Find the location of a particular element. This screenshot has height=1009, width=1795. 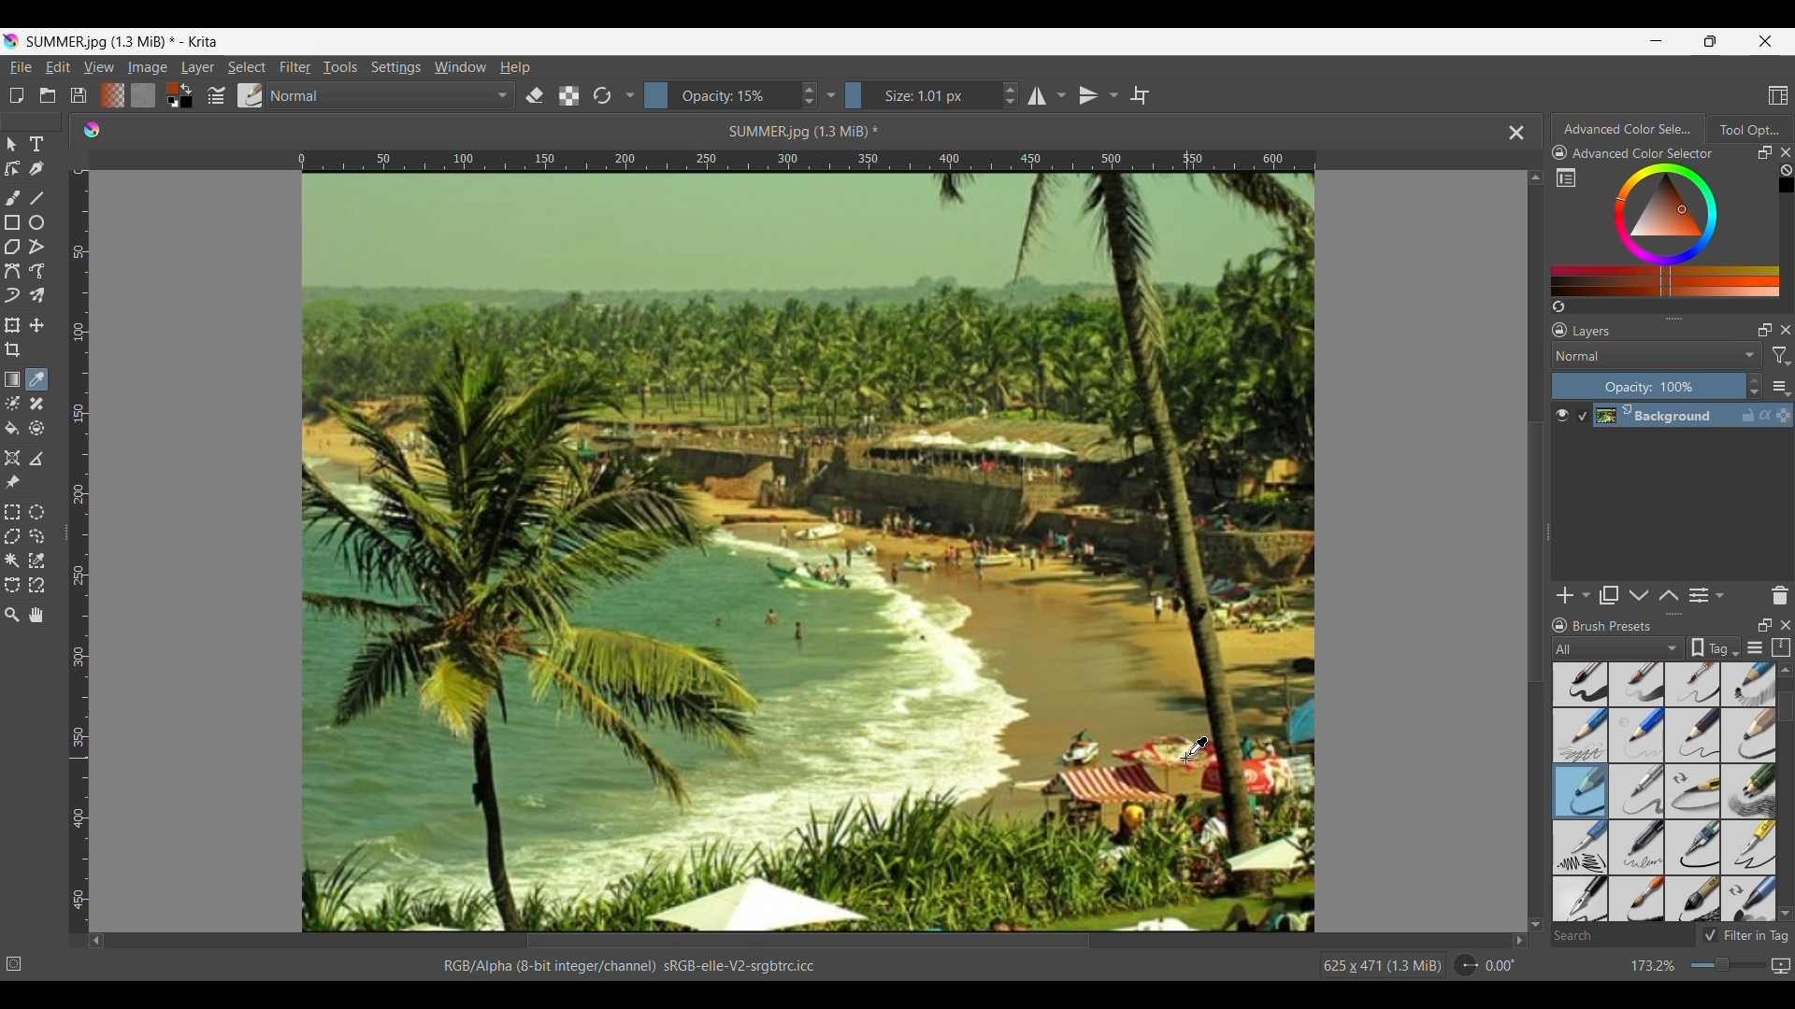

Move layer or mask down is located at coordinates (1639, 596).